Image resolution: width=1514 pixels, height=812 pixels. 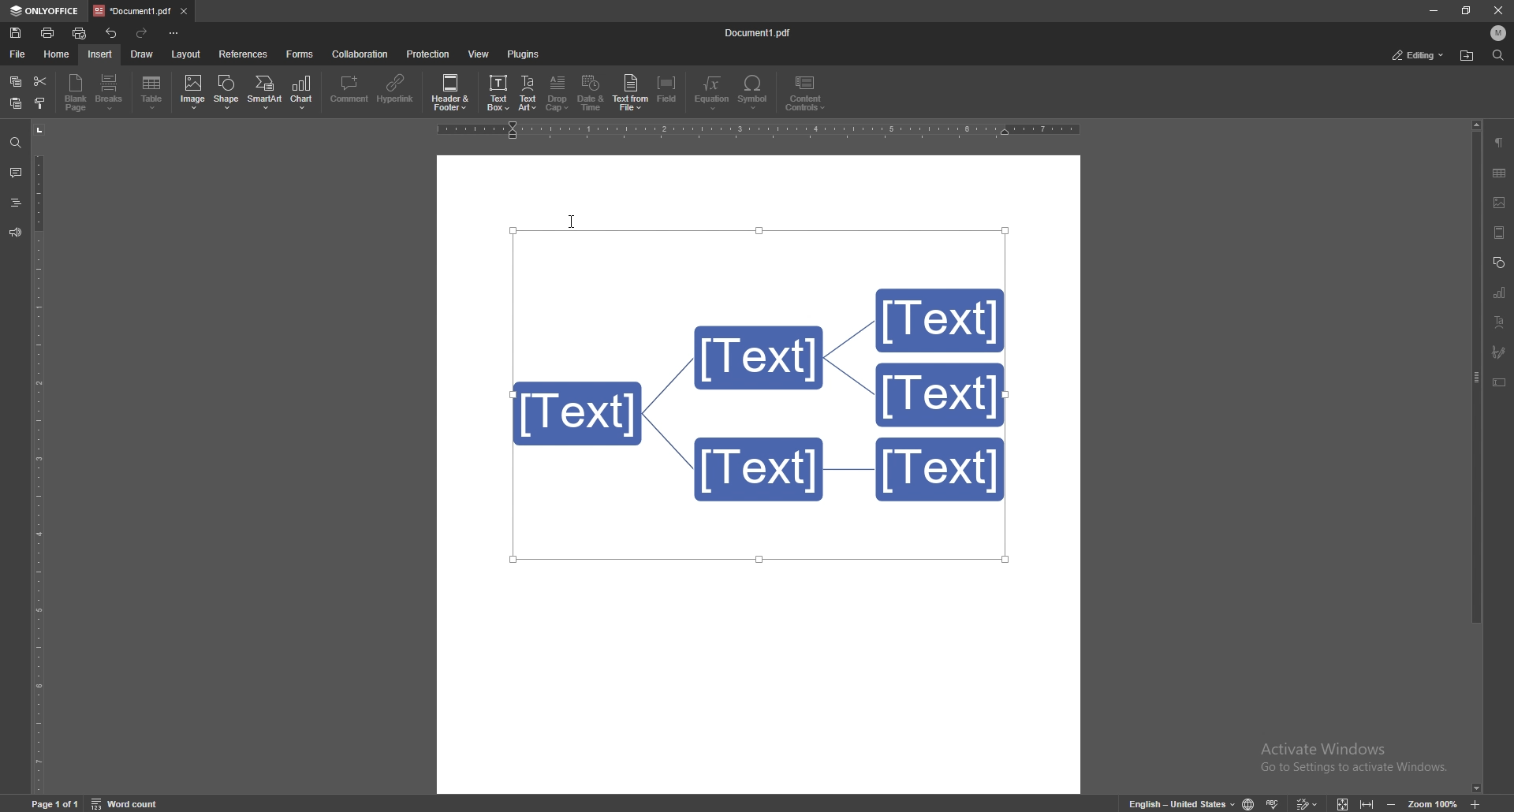 I want to click on close tab, so click(x=185, y=10).